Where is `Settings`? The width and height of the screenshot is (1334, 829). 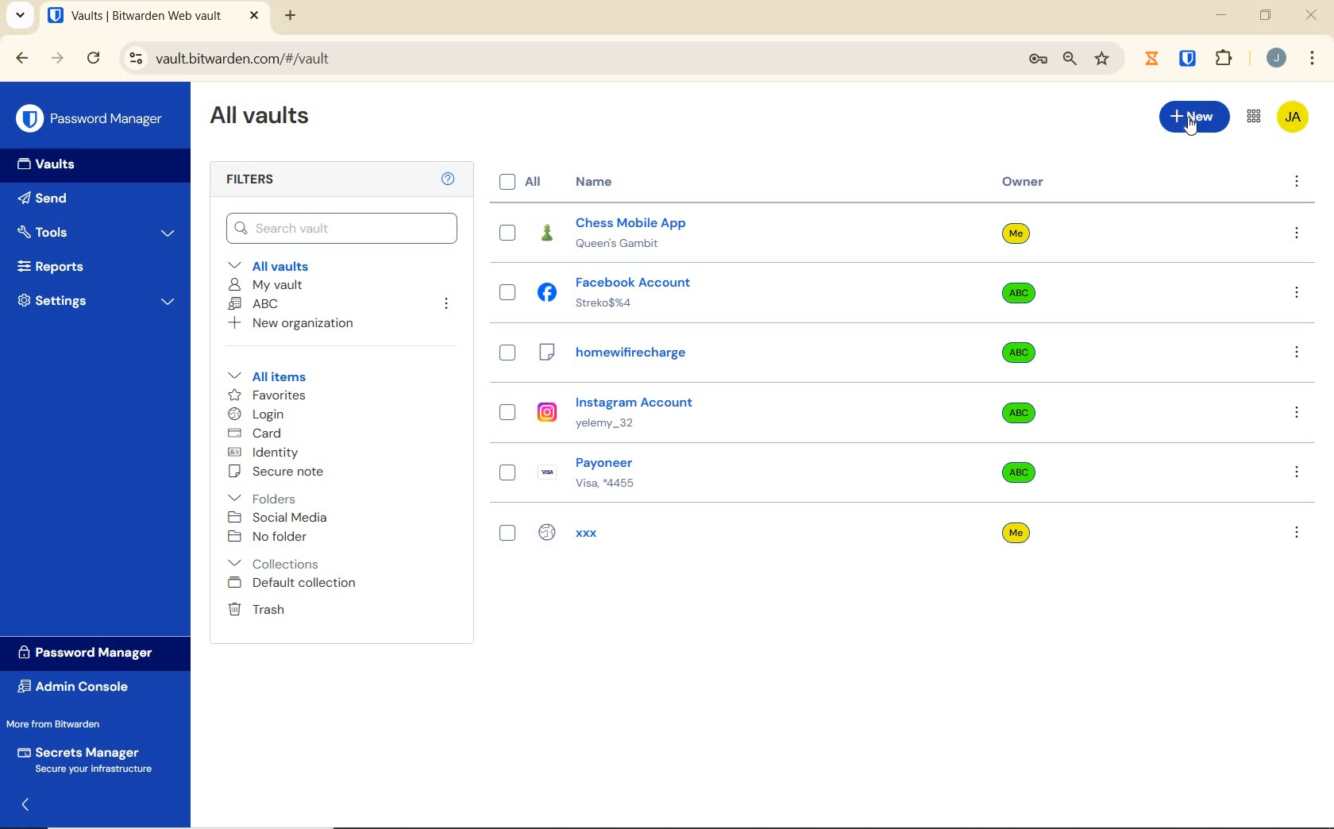 Settings is located at coordinates (99, 303).